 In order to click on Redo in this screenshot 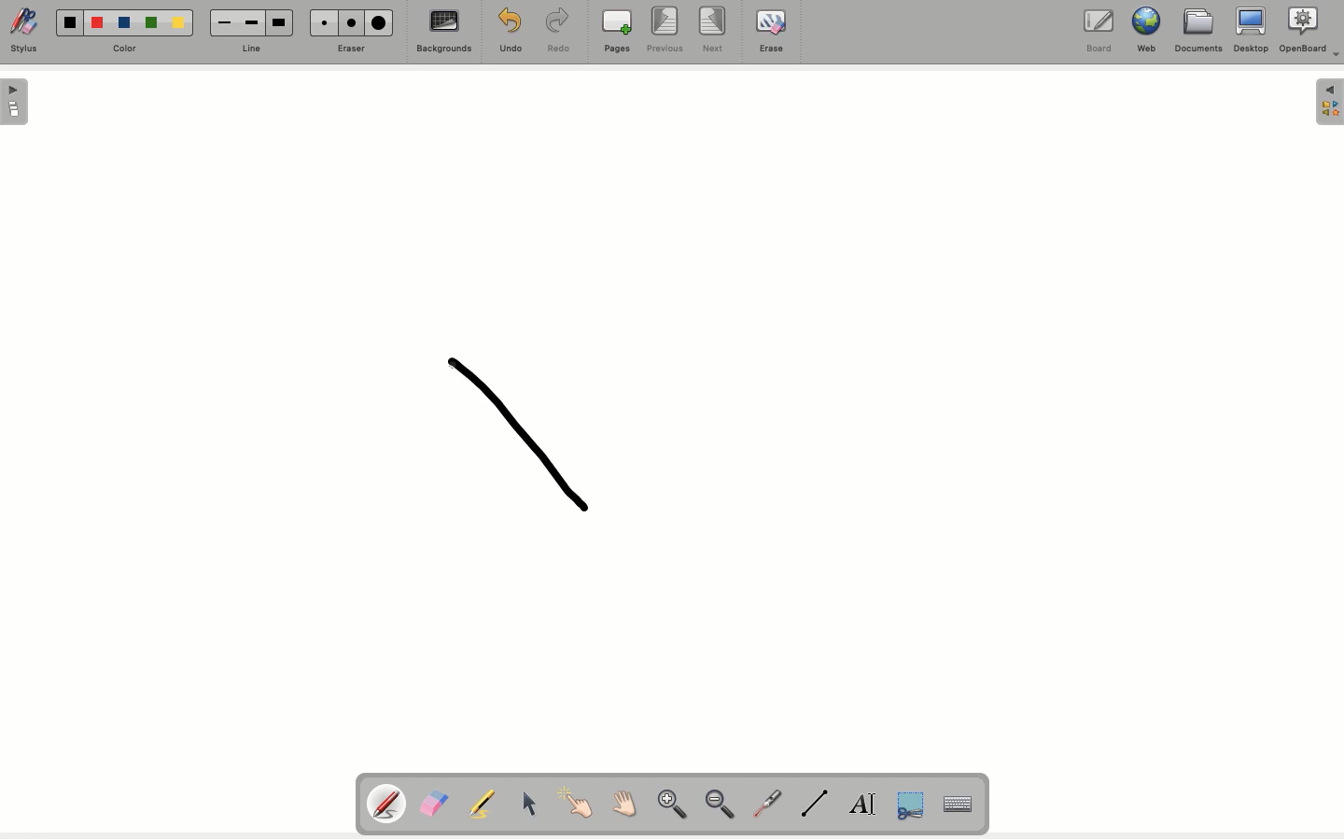, I will do `click(560, 33)`.